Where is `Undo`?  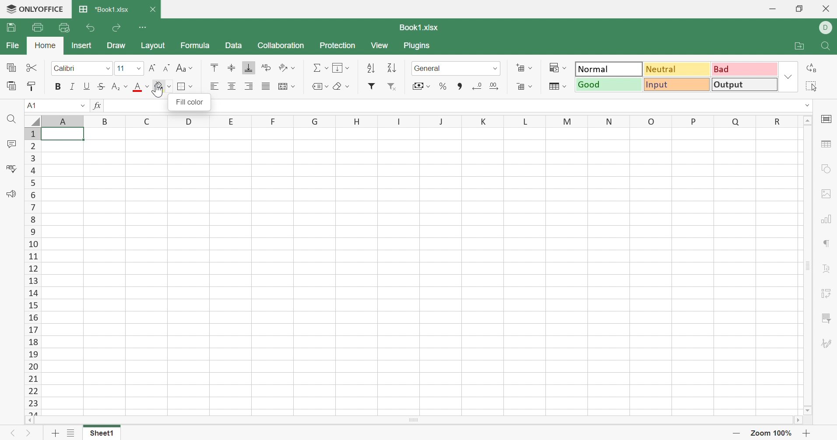
Undo is located at coordinates (91, 28).